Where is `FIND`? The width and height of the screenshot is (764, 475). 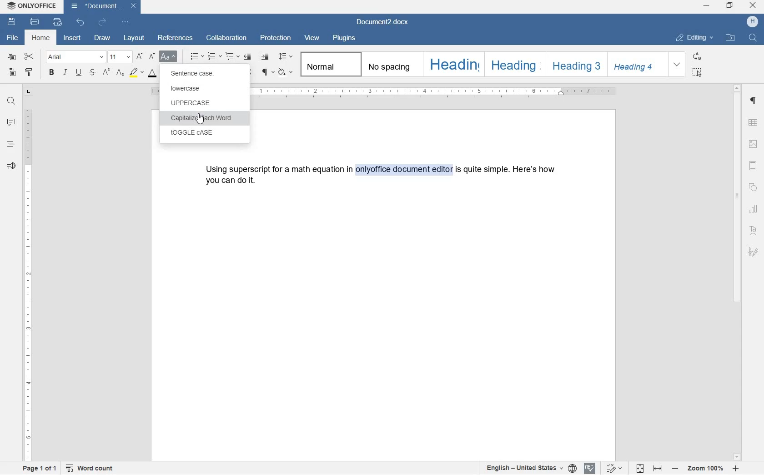
FIND is located at coordinates (752, 38).